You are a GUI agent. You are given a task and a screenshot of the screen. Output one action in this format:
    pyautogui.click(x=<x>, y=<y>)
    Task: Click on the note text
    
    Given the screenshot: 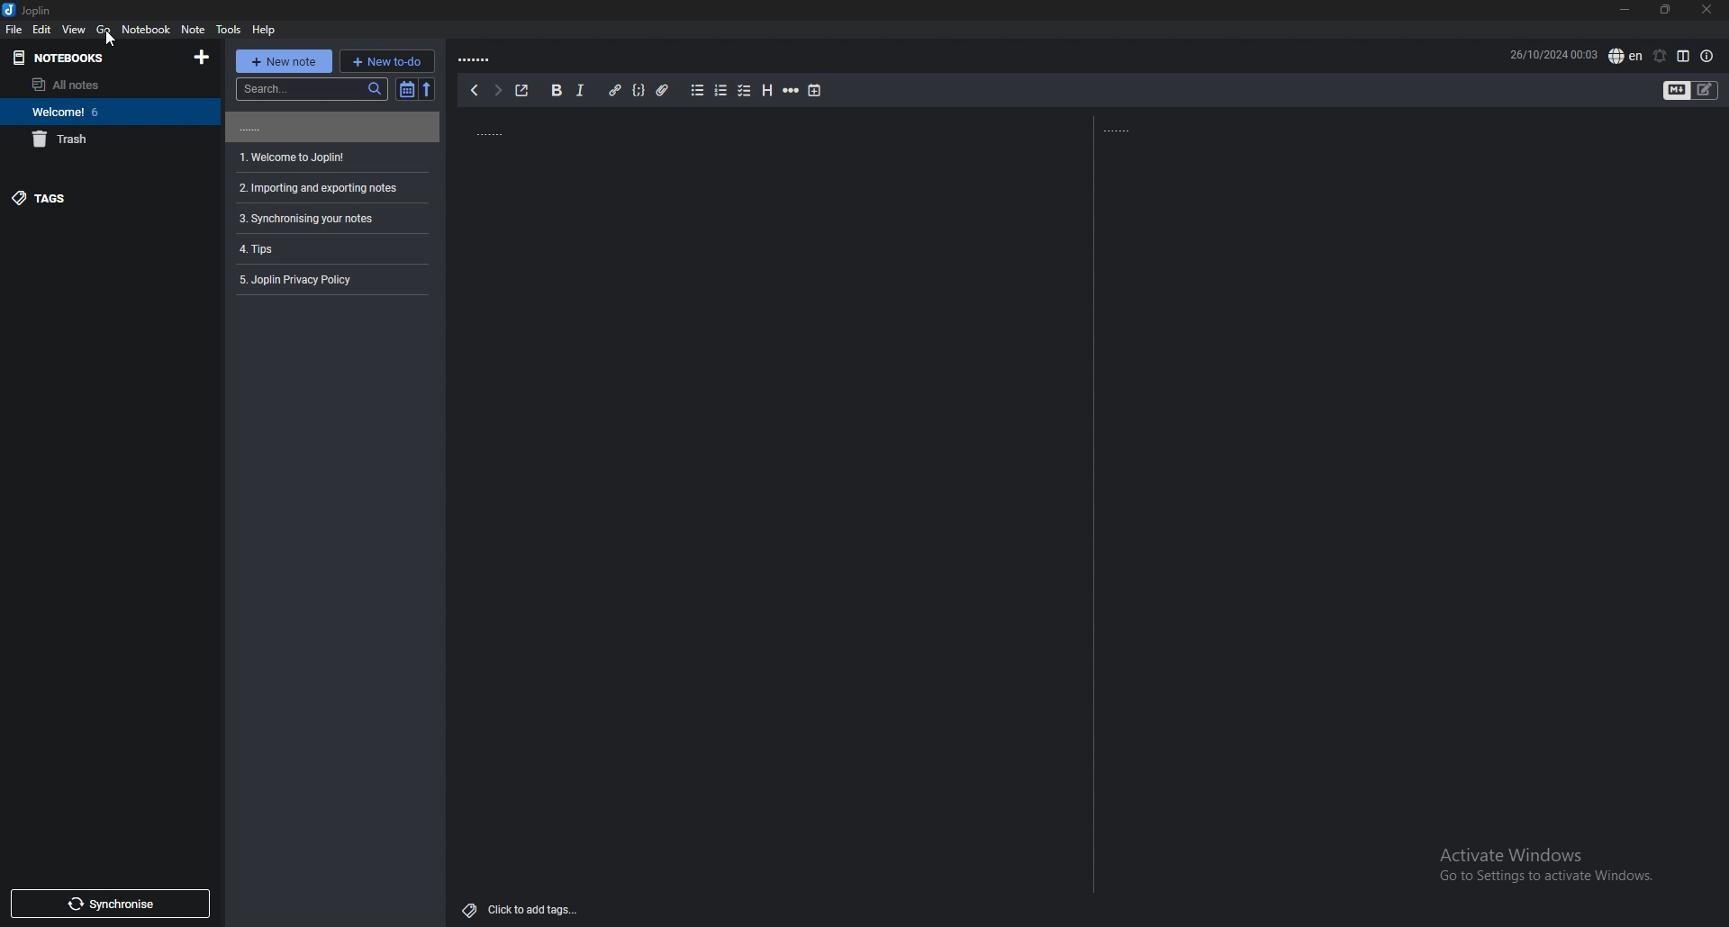 What is the action you would take?
    pyautogui.click(x=1142, y=127)
    